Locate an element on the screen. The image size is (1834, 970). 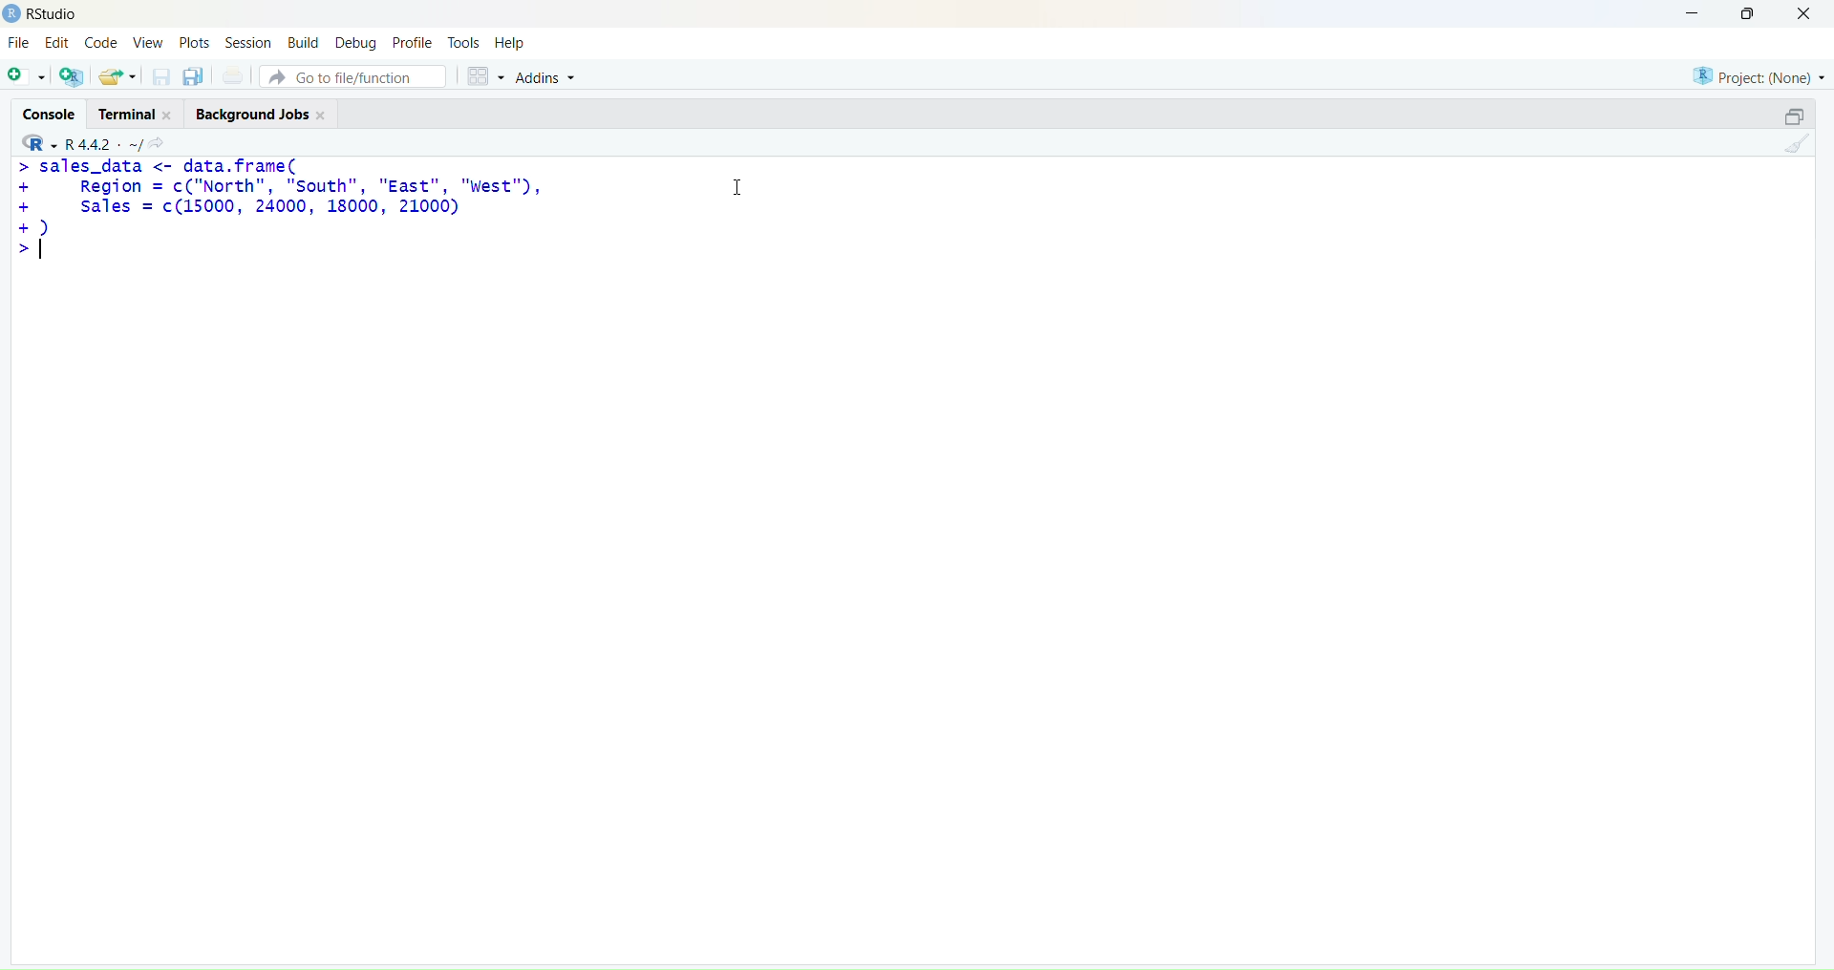
Code is located at coordinates (102, 43).